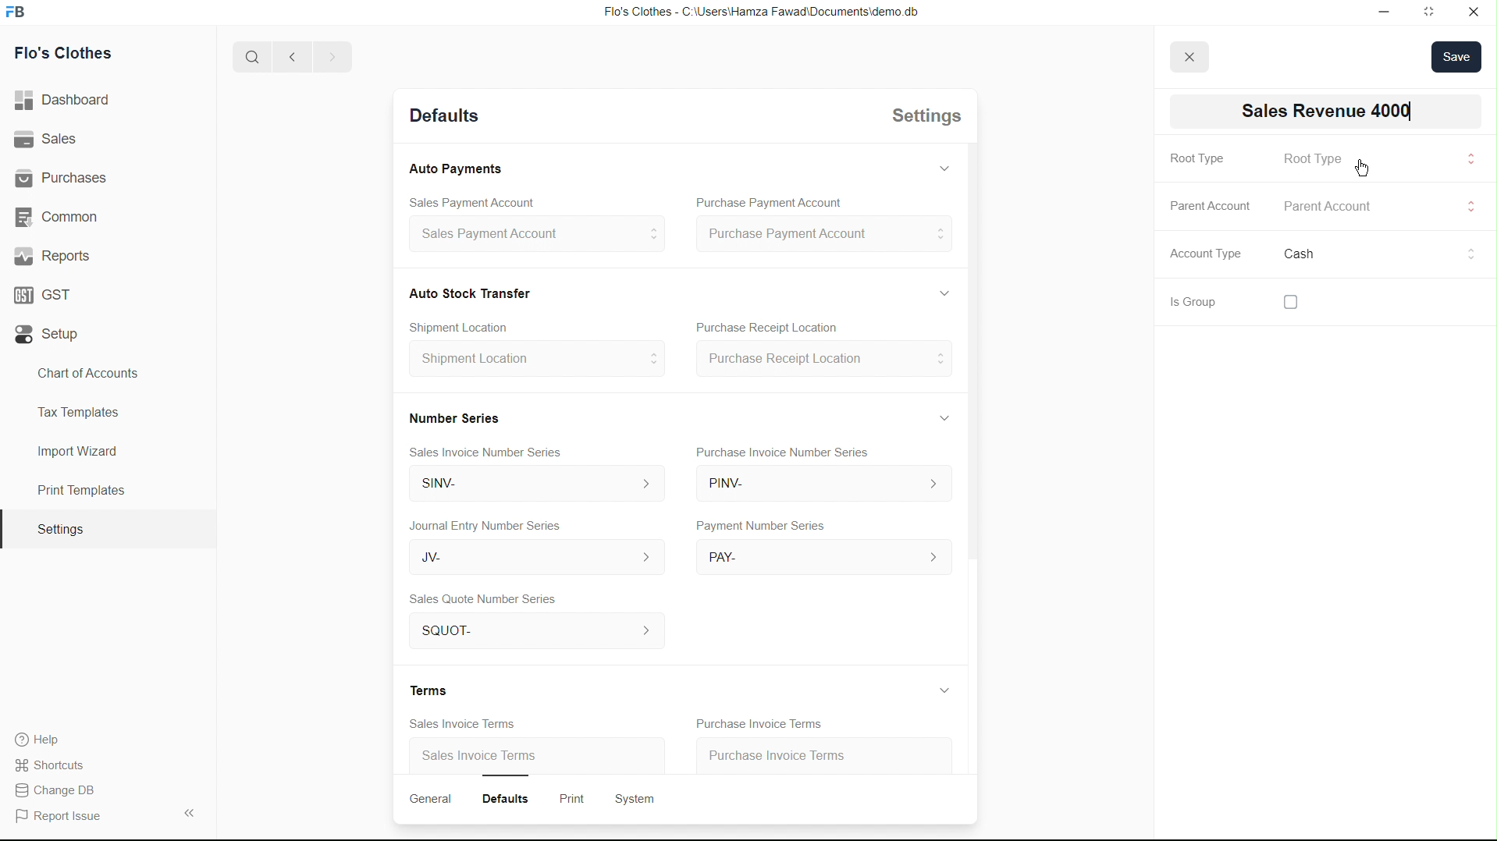 This screenshot has height=841, width=1497. What do you see at coordinates (822, 360) in the screenshot?
I see `Purchase Receipt Location` at bounding box center [822, 360].